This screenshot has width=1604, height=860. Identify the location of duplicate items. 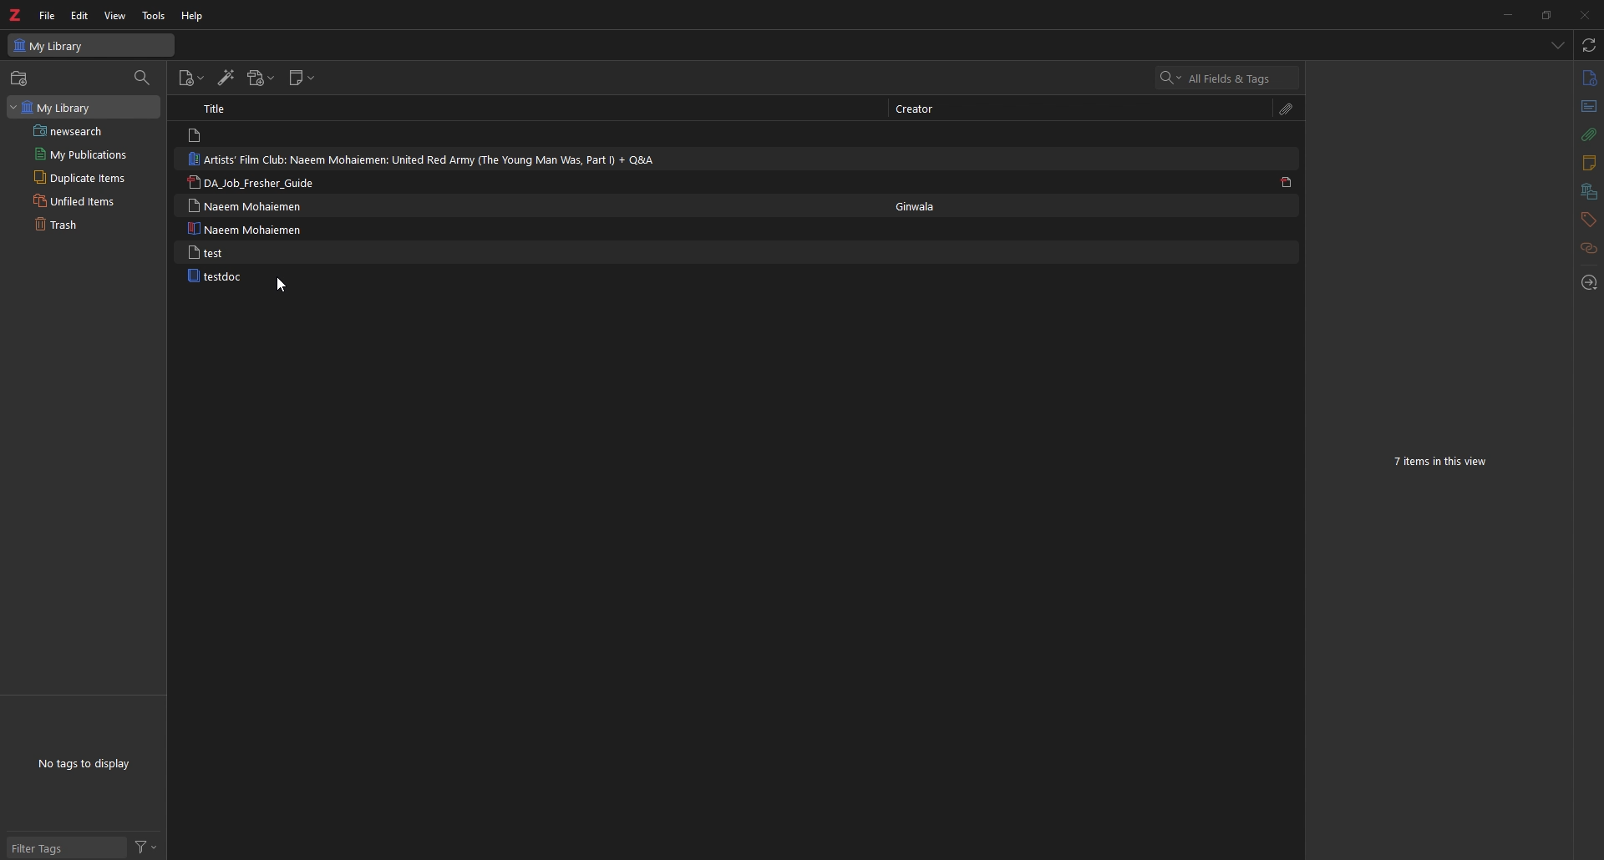
(80, 177).